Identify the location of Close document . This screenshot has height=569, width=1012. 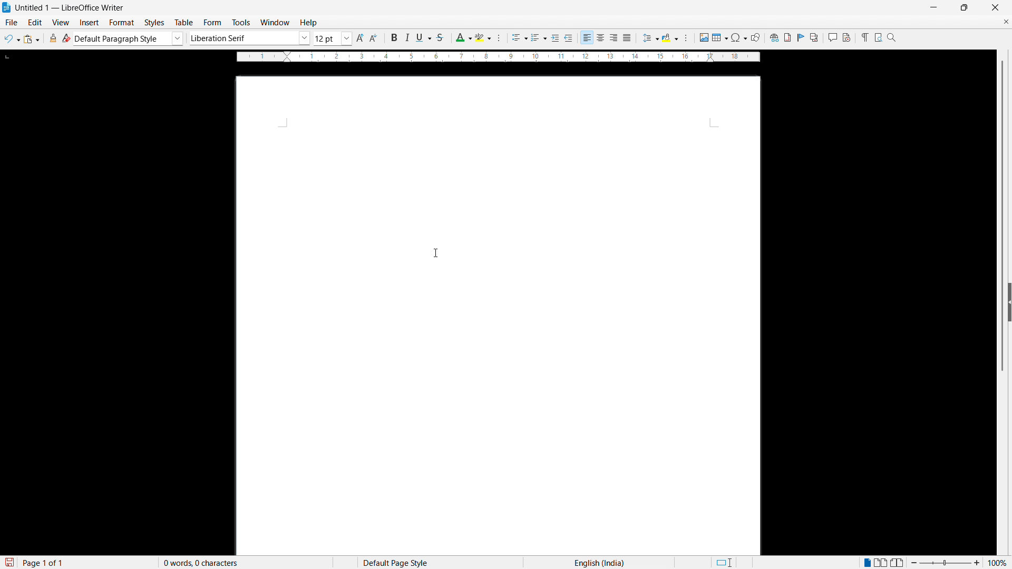
(1006, 21).